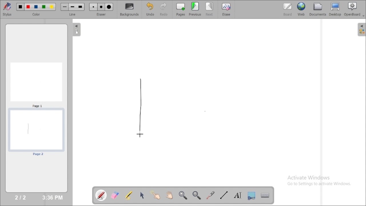  Describe the element at coordinates (7, 9) in the screenshot. I see `stylus` at that location.